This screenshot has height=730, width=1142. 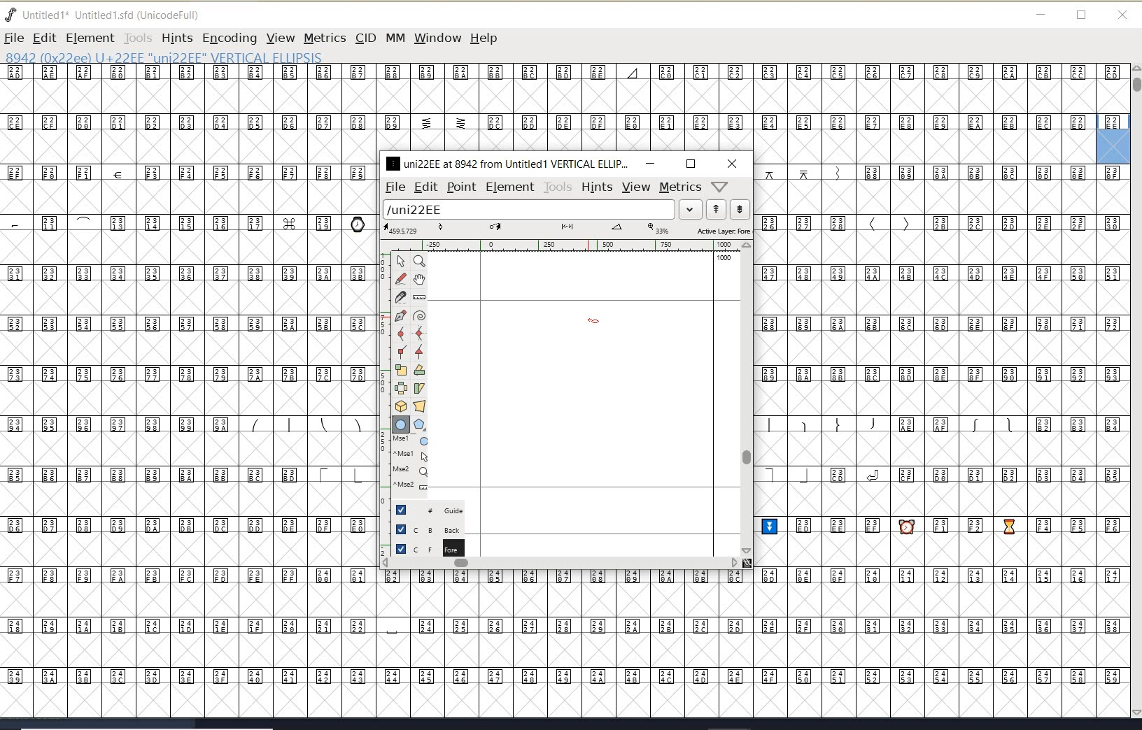 I want to click on ENCODING, so click(x=230, y=38).